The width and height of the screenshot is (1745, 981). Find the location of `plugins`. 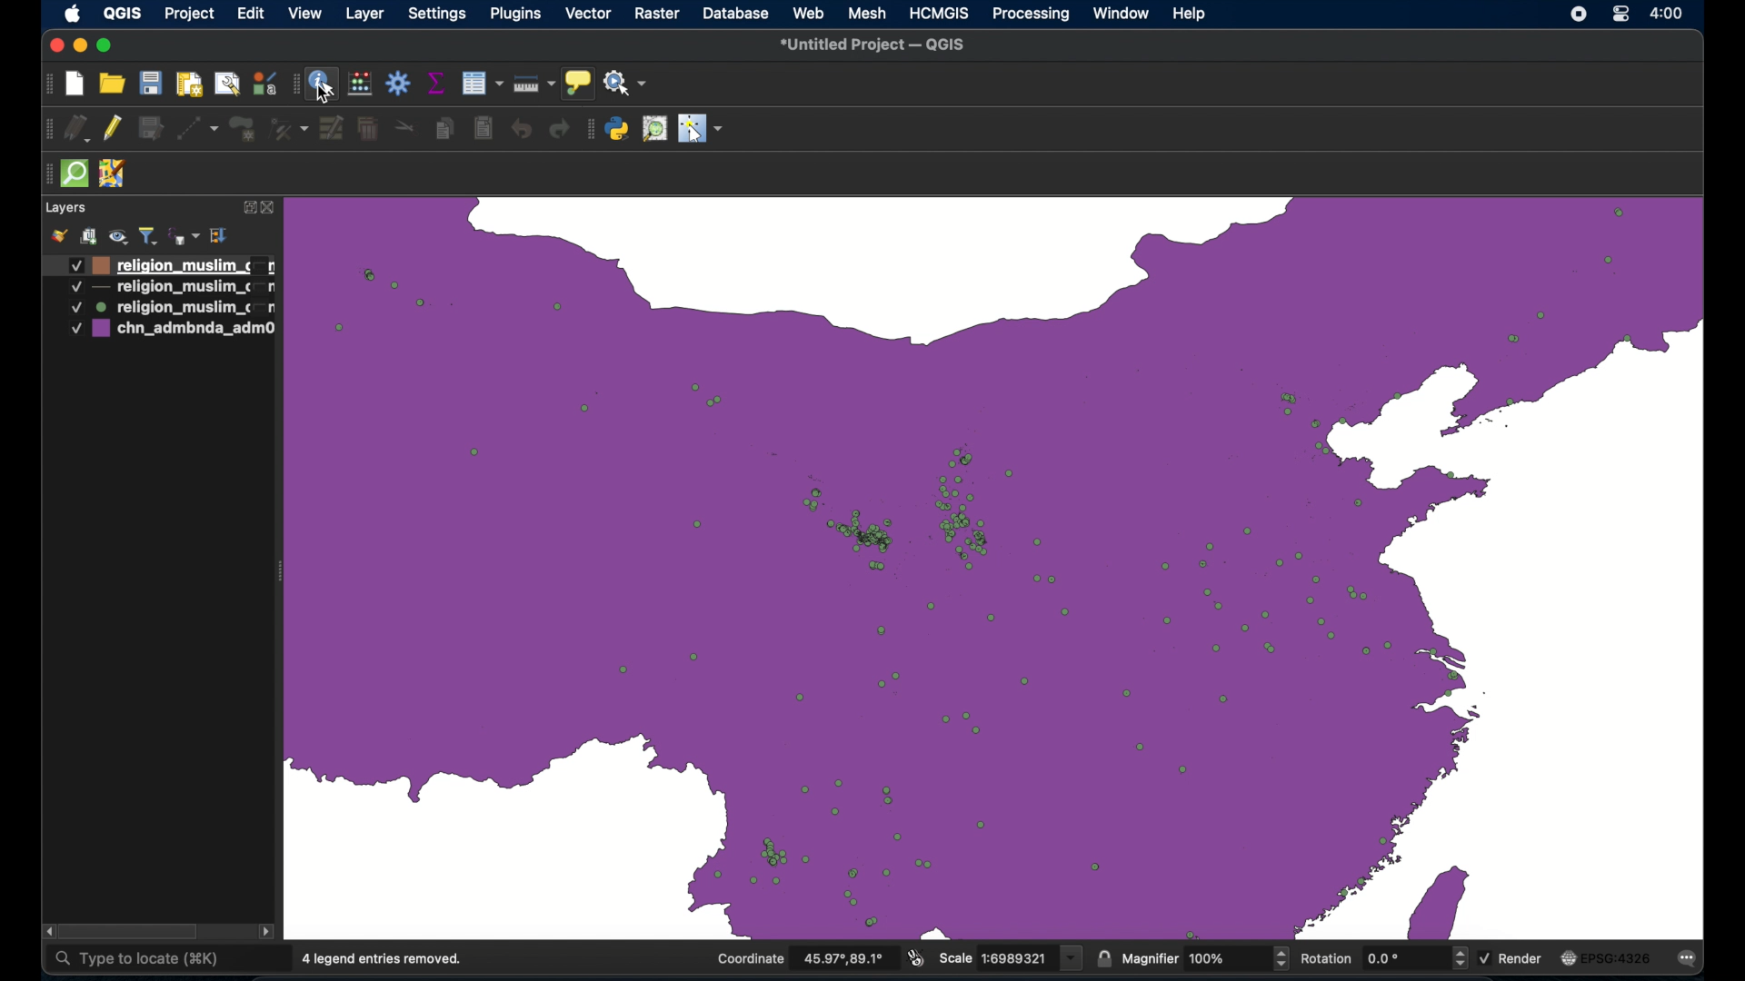

plugins is located at coordinates (514, 14).